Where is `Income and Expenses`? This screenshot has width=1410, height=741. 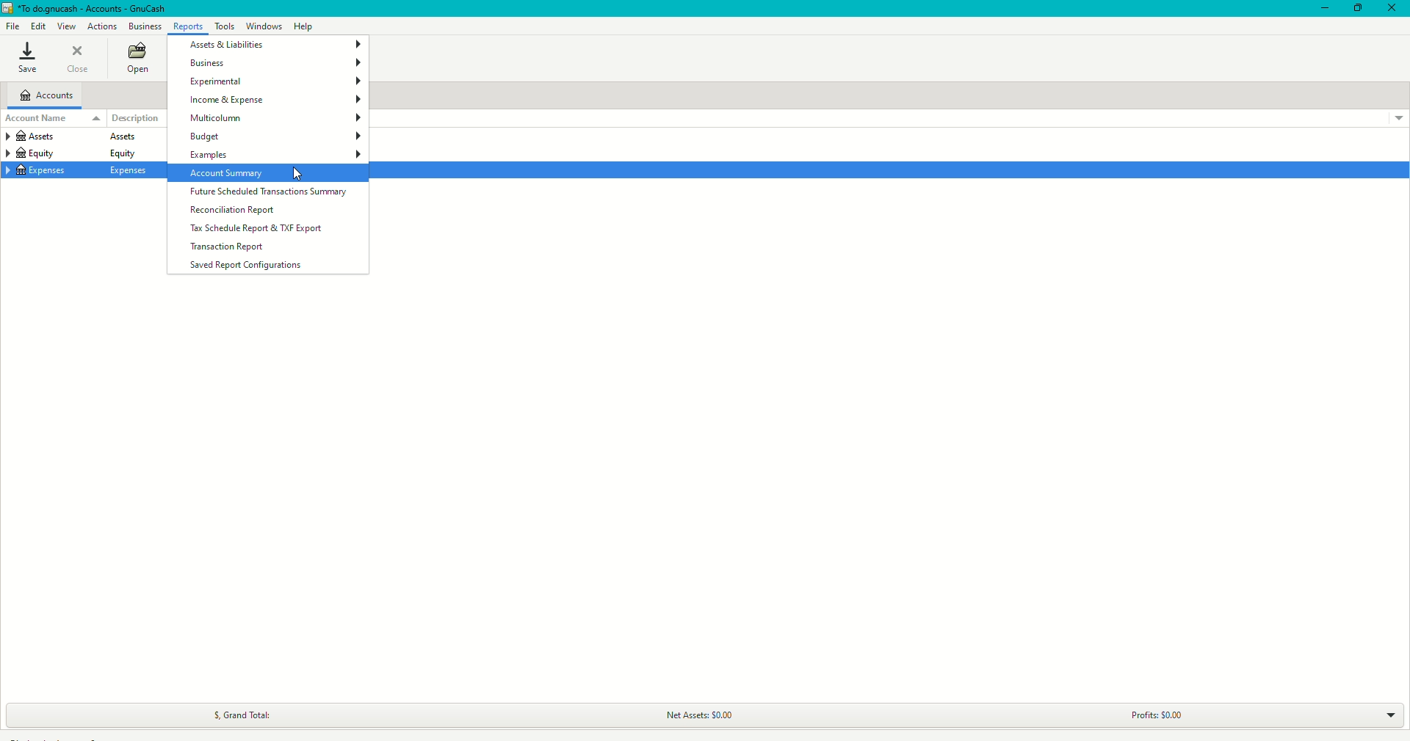
Income and Expenses is located at coordinates (275, 101).